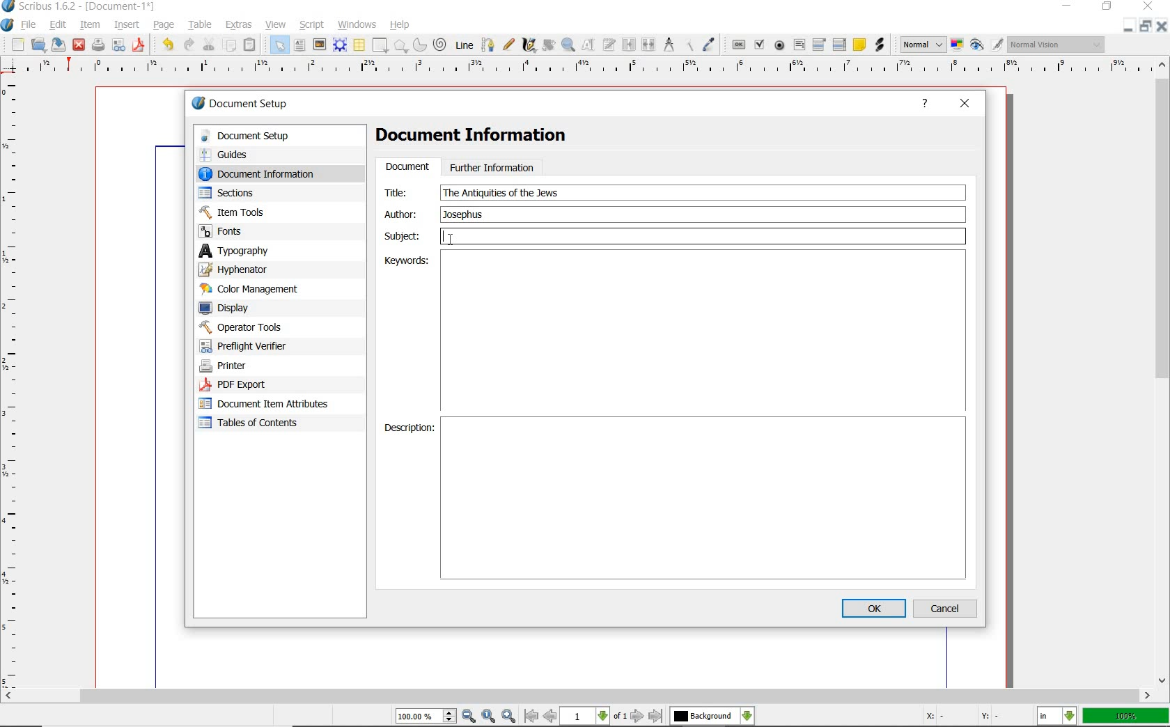 Image resolution: width=1170 pixels, height=727 pixels. I want to click on select, so click(281, 45).